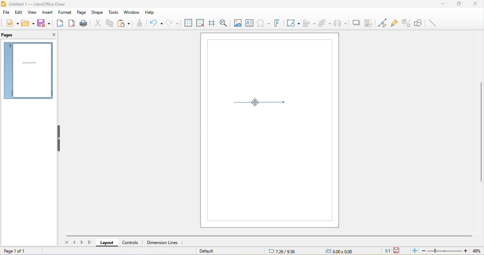 The width and height of the screenshot is (484, 255). Describe the element at coordinates (286, 251) in the screenshot. I see `7.26/9.58` at that location.